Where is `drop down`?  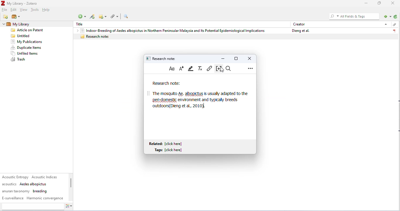 drop down is located at coordinates (385, 24).